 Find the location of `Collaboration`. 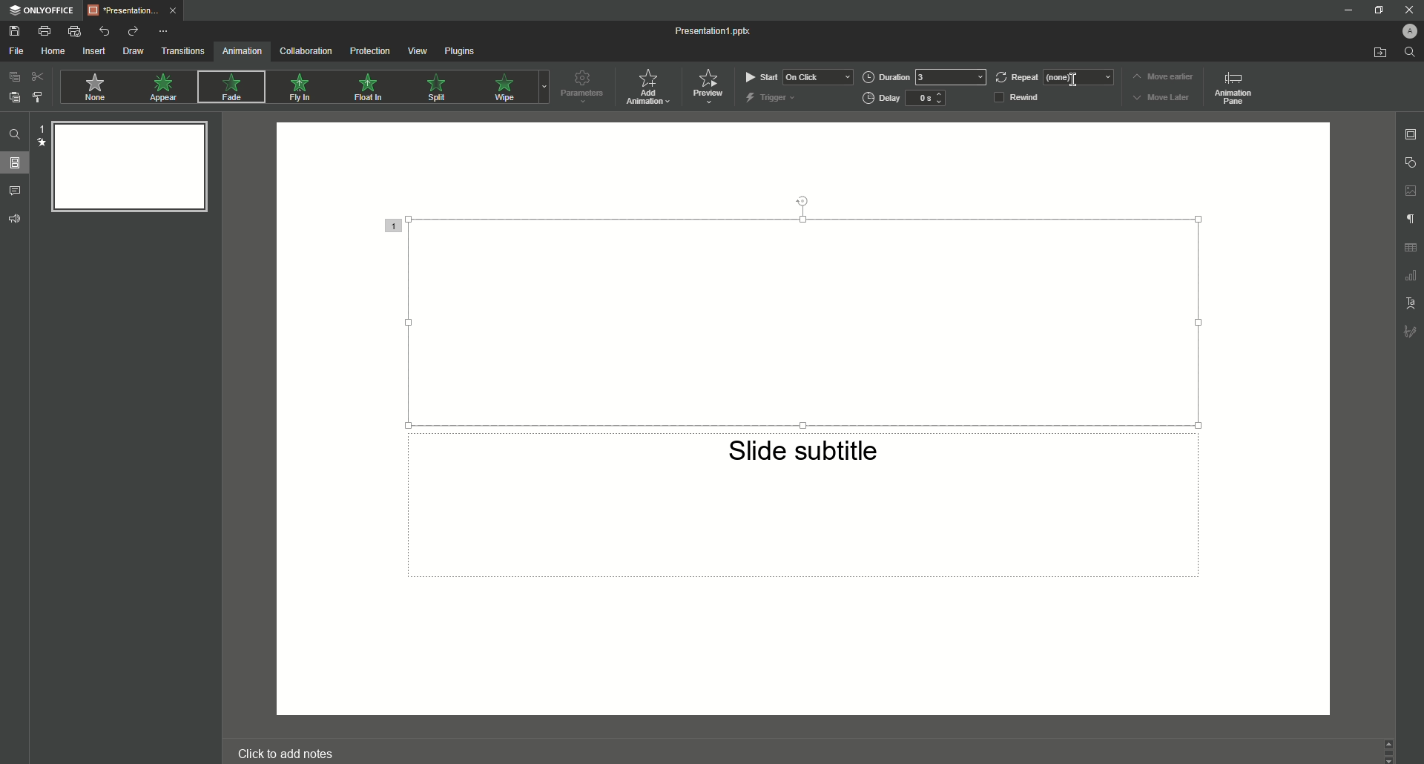

Collaboration is located at coordinates (307, 50).